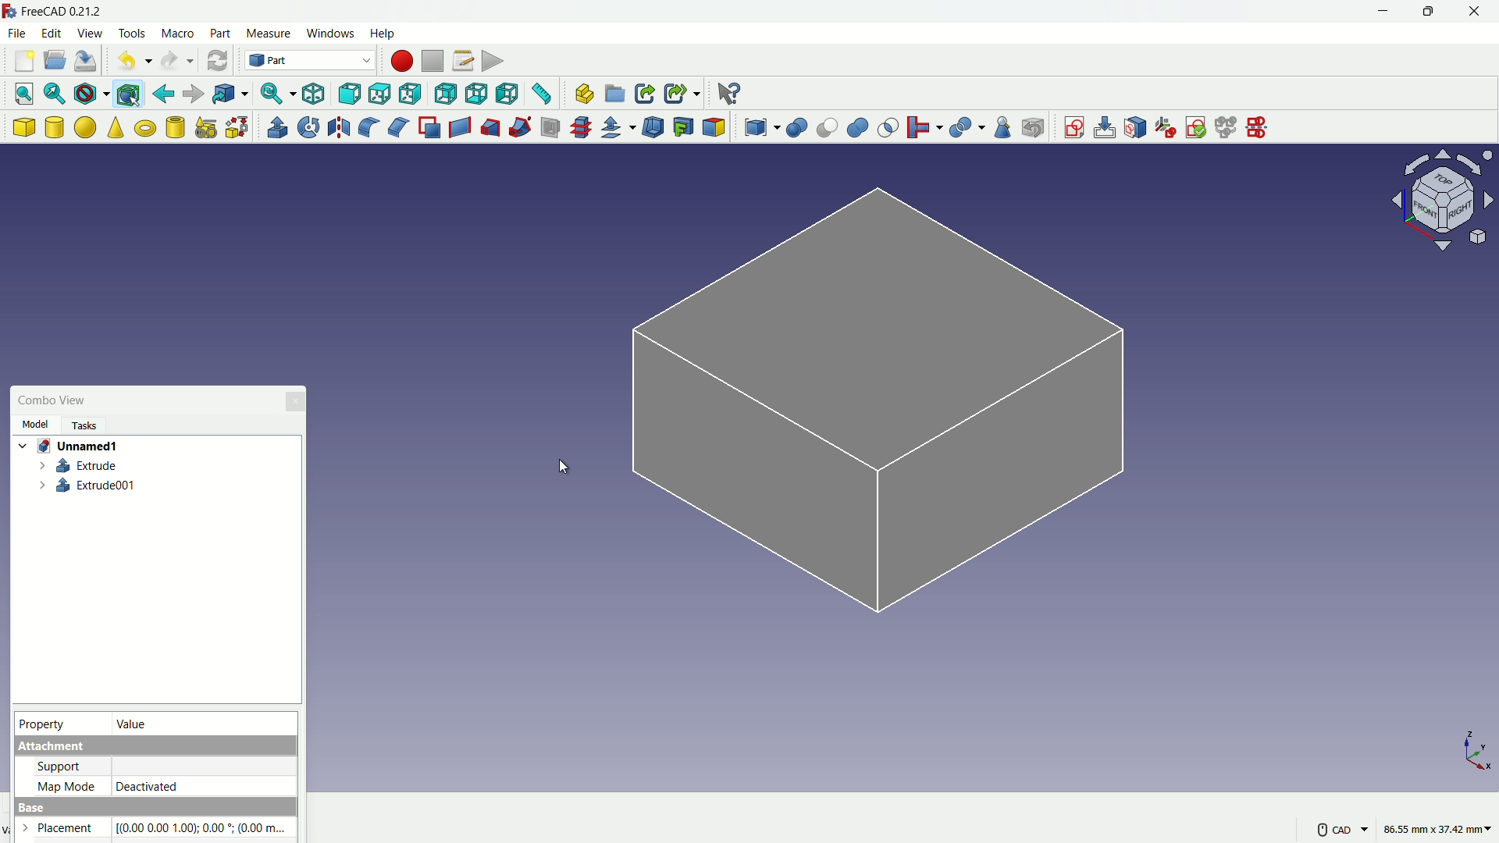 The height and width of the screenshot is (843, 1499). Describe the element at coordinates (1074, 126) in the screenshot. I see `create sketch` at that location.